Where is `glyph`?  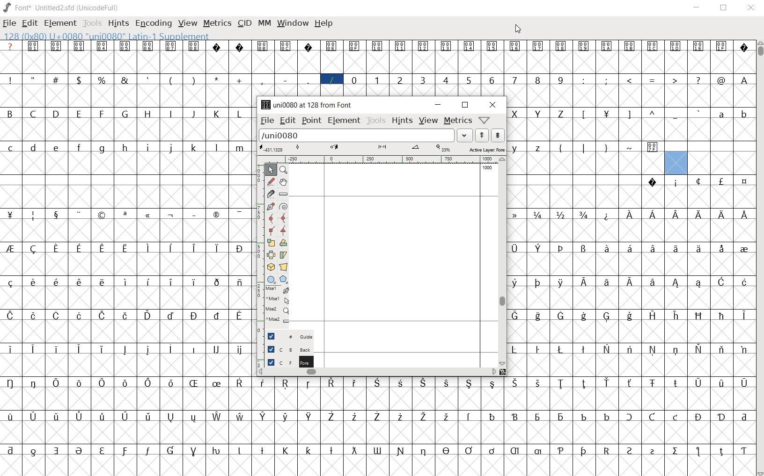 glyph is located at coordinates (400, 47).